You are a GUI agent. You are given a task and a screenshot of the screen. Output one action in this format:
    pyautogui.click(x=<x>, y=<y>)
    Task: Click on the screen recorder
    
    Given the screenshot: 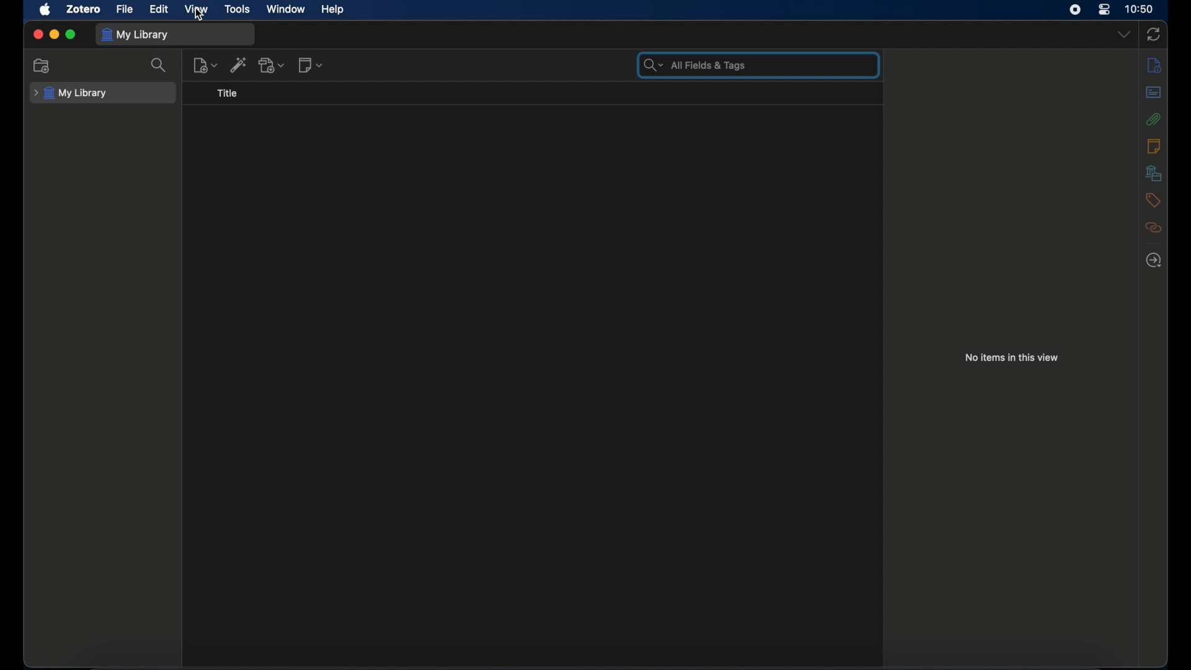 What is the action you would take?
    pyautogui.click(x=1074, y=10)
    